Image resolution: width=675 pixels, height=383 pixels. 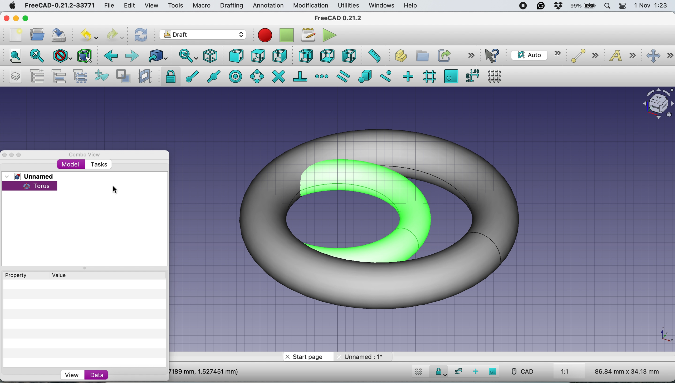 I want to click on snap working plane, so click(x=493, y=371).